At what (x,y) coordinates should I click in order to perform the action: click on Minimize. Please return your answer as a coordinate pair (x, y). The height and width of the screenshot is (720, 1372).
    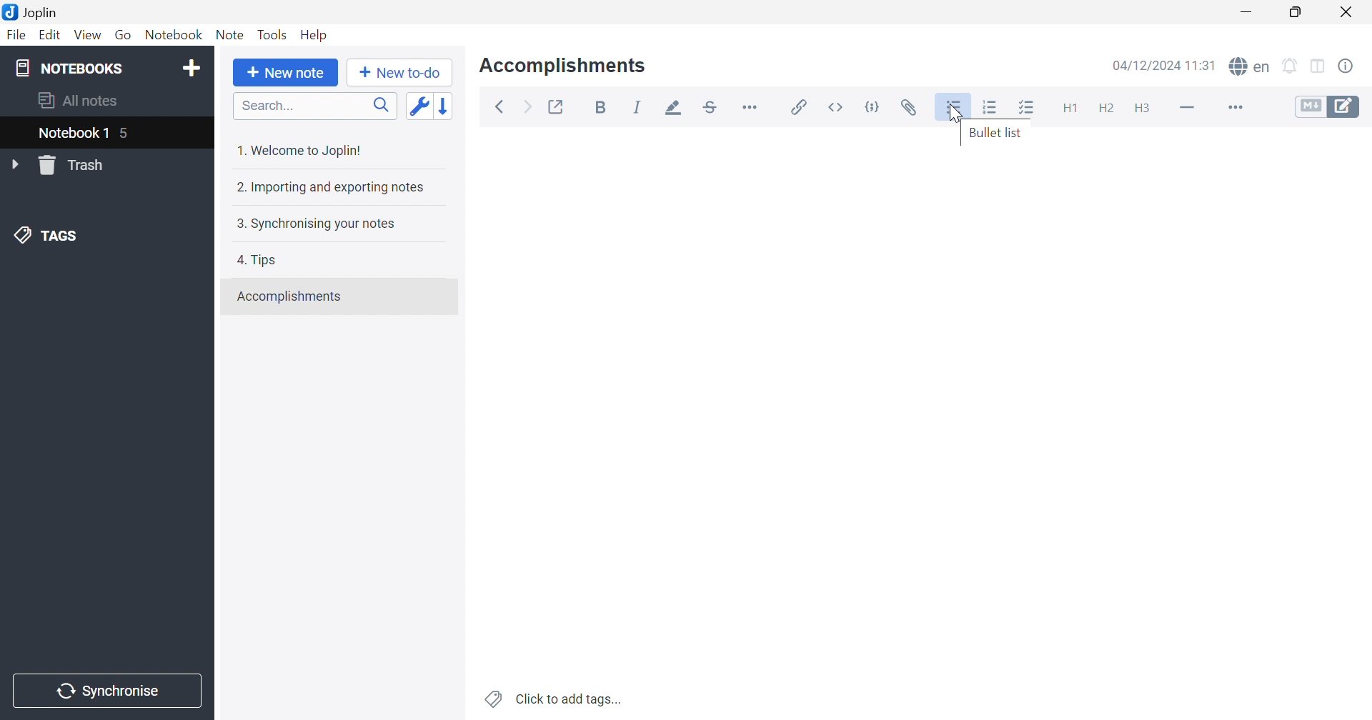
    Looking at the image, I should click on (1245, 13).